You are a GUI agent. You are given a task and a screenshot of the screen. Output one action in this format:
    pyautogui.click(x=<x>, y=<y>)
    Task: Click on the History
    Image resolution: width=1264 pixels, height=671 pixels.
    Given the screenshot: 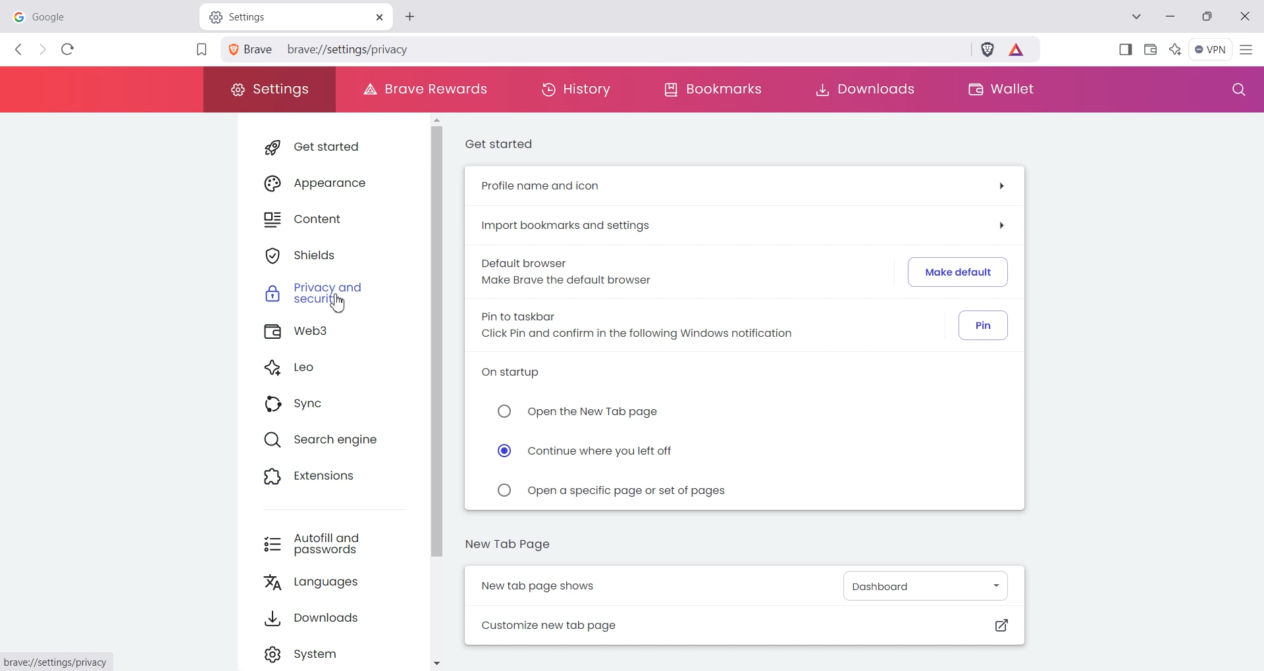 What is the action you would take?
    pyautogui.click(x=576, y=89)
    